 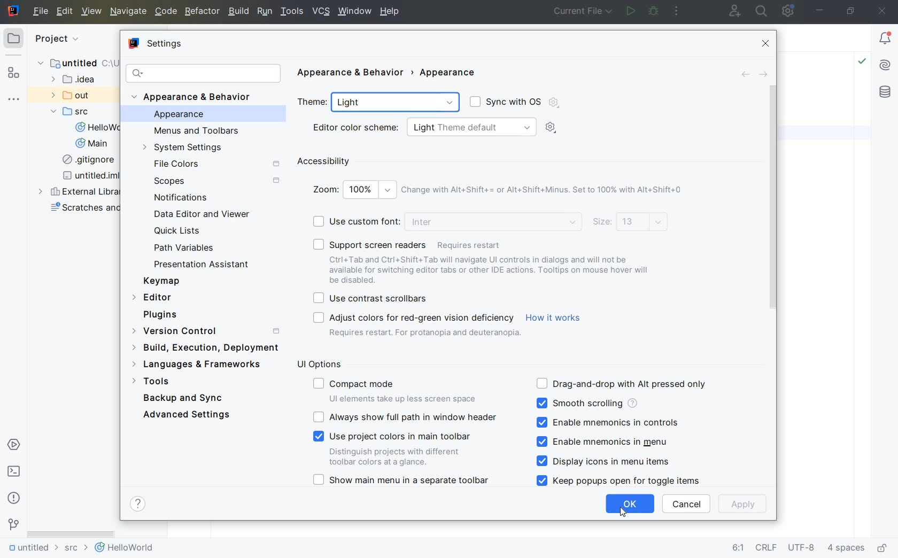 What do you see at coordinates (397, 389) in the screenshot?
I see `compact mode` at bounding box center [397, 389].